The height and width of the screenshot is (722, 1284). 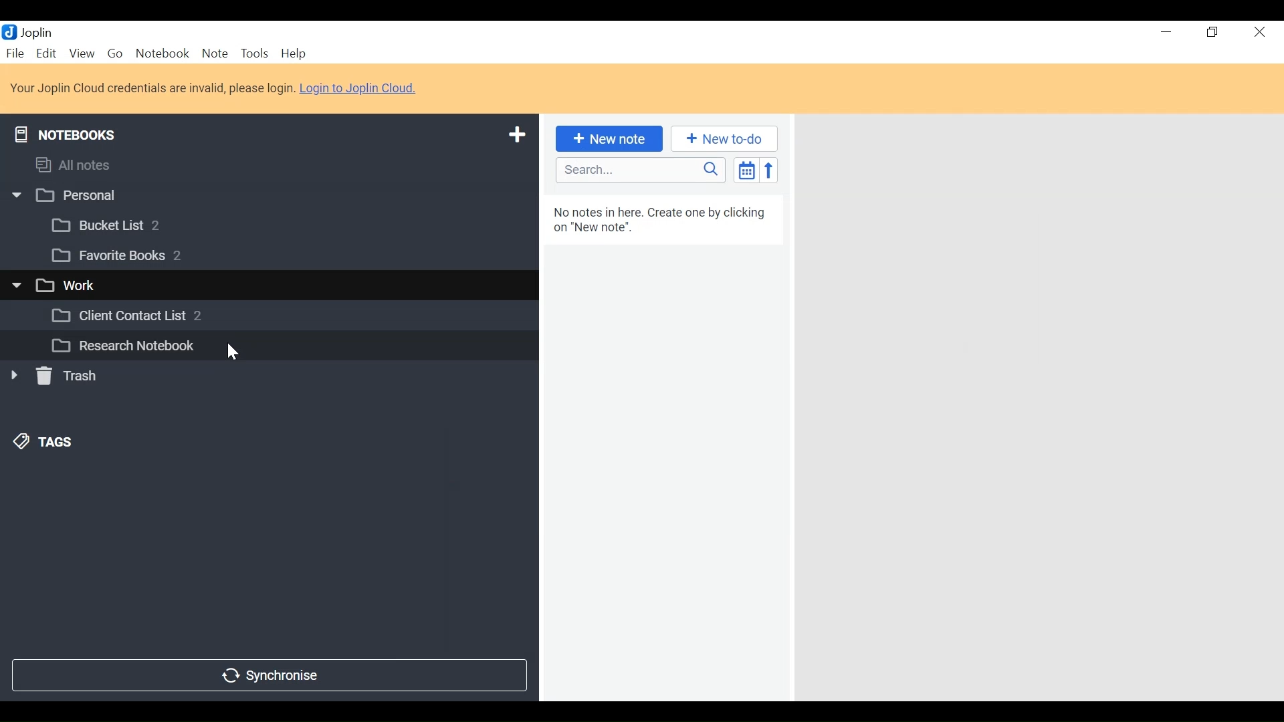 What do you see at coordinates (132, 224) in the screenshot?
I see `[3 Bucket List 2` at bounding box center [132, 224].